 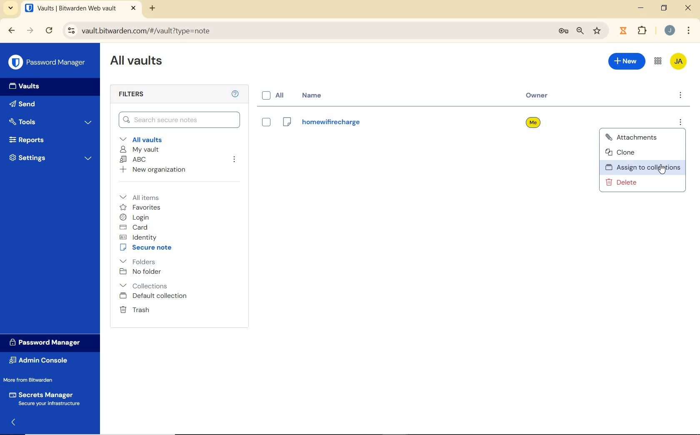 What do you see at coordinates (304, 31) in the screenshot?
I see `address bar` at bounding box center [304, 31].